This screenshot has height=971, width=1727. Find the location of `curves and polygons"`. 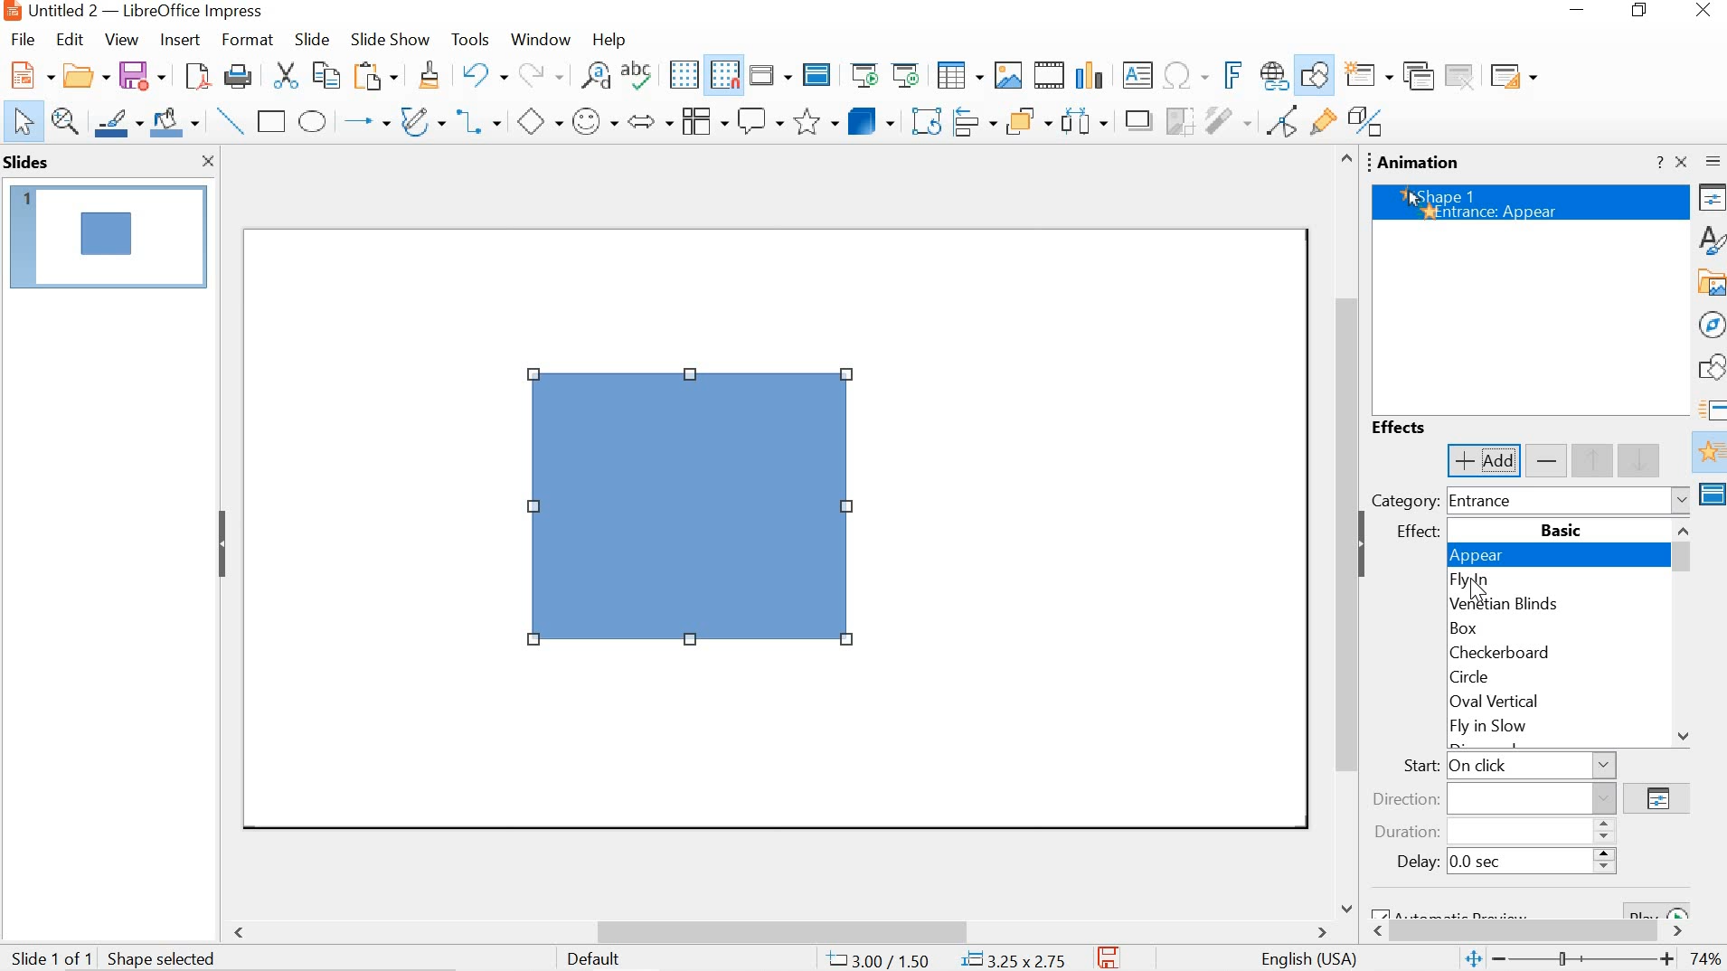

curves and polygons" is located at coordinates (420, 119).